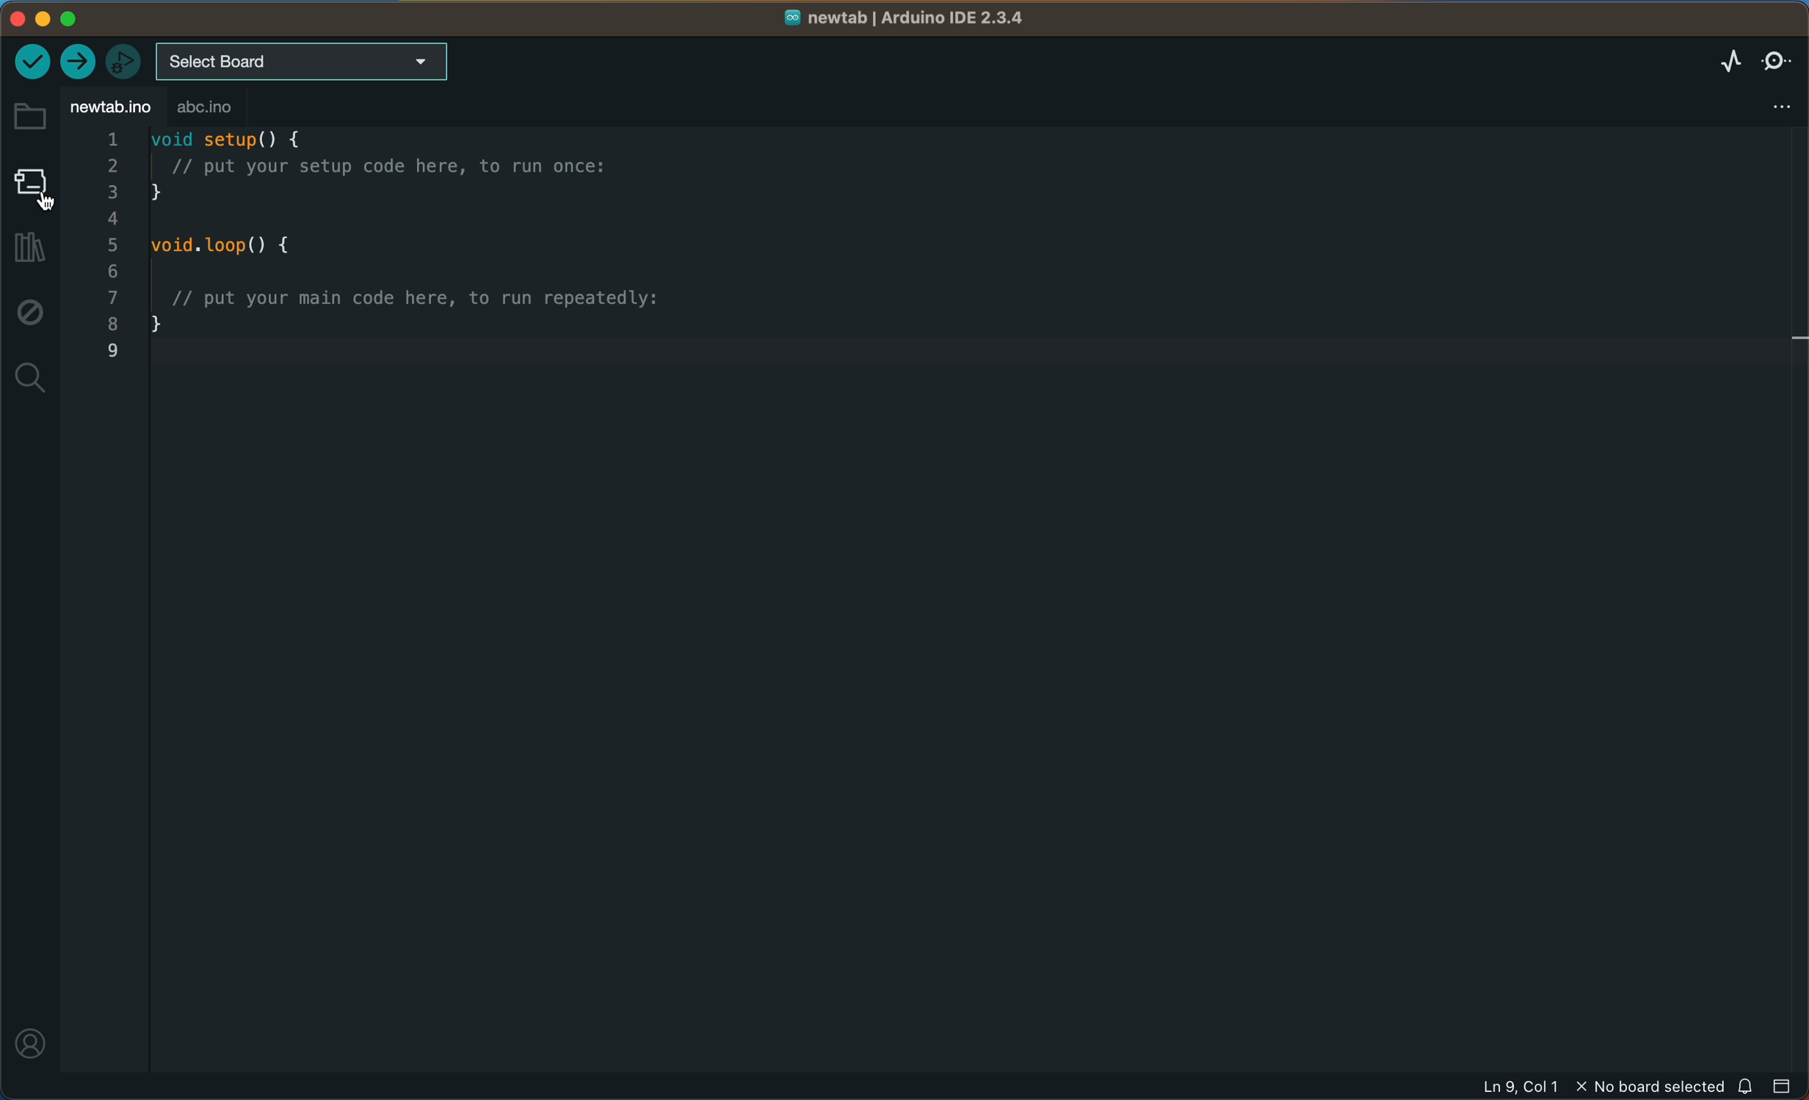  I want to click on abc .ino, so click(230, 108).